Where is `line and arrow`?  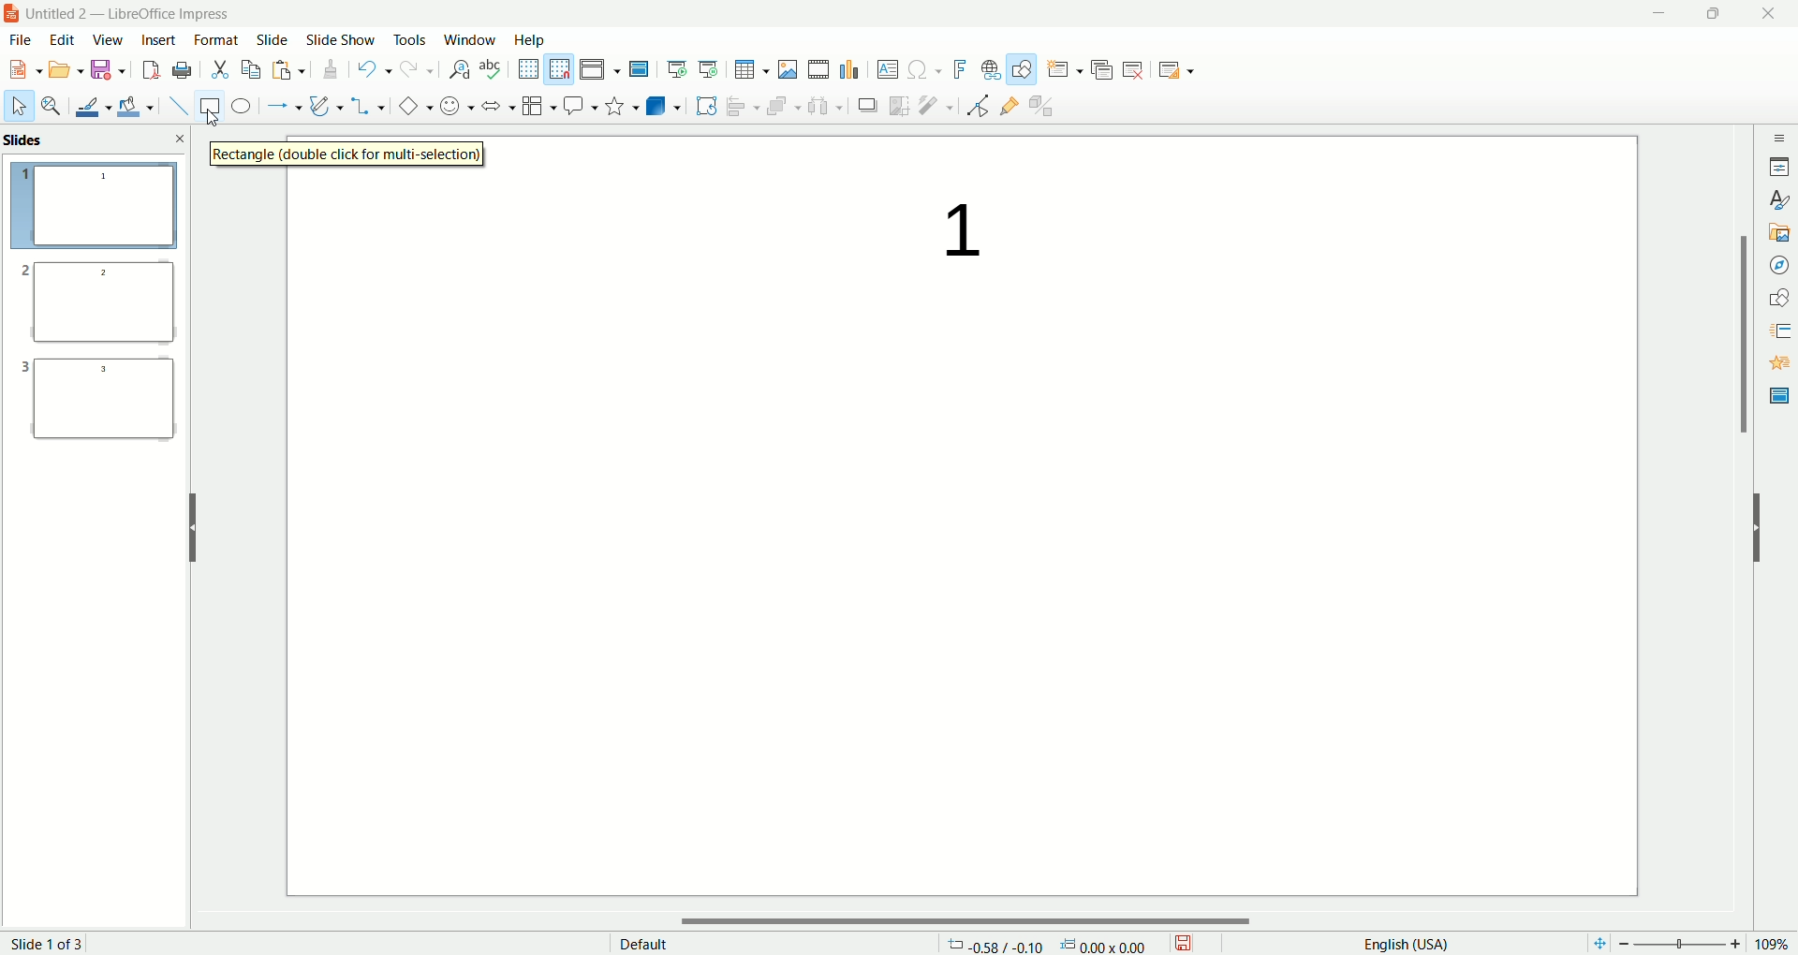 line and arrow is located at coordinates (282, 107).